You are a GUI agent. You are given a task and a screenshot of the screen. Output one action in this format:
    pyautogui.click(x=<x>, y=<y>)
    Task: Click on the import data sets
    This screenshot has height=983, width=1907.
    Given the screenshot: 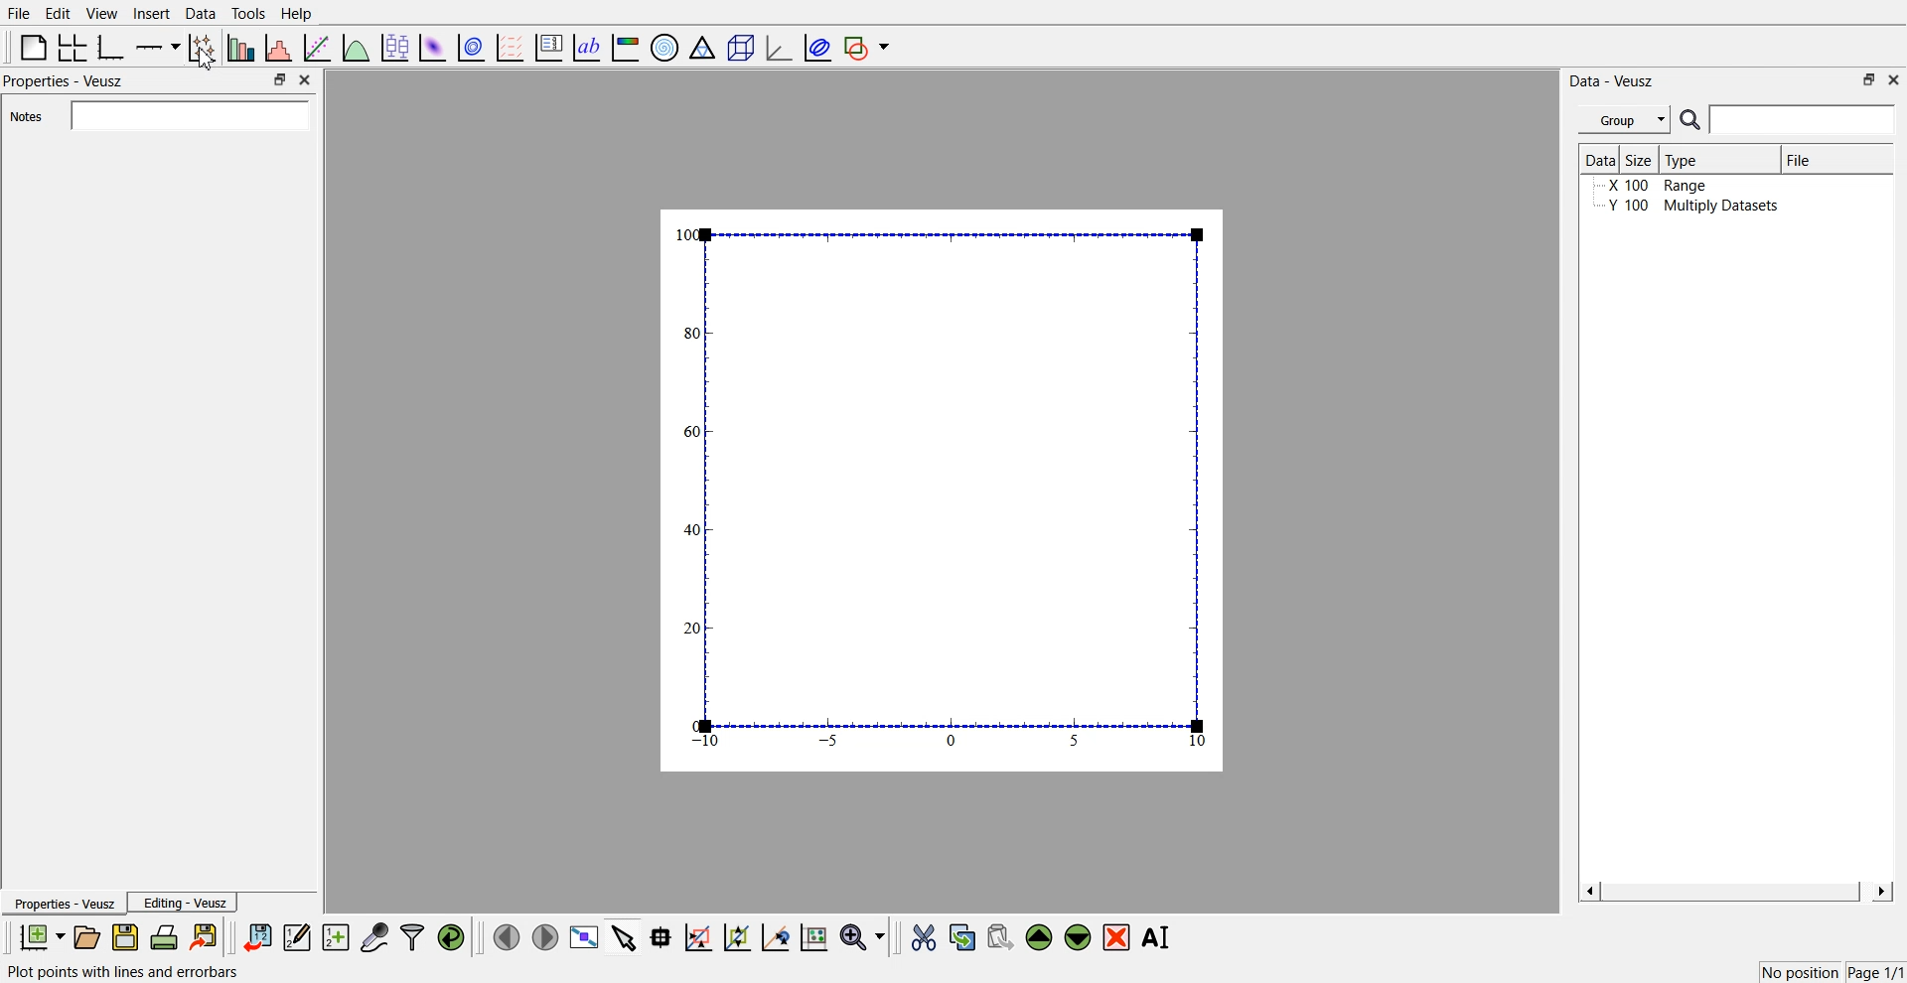 What is the action you would take?
    pyautogui.click(x=256, y=937)
    